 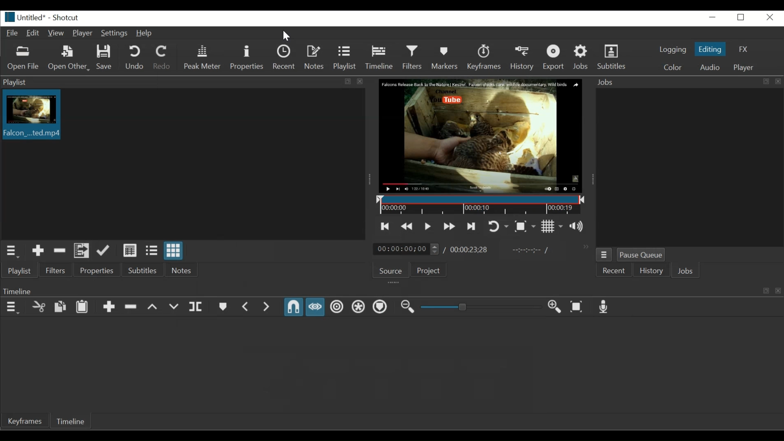 I want to click on Filters, so click(x=414, y=57).